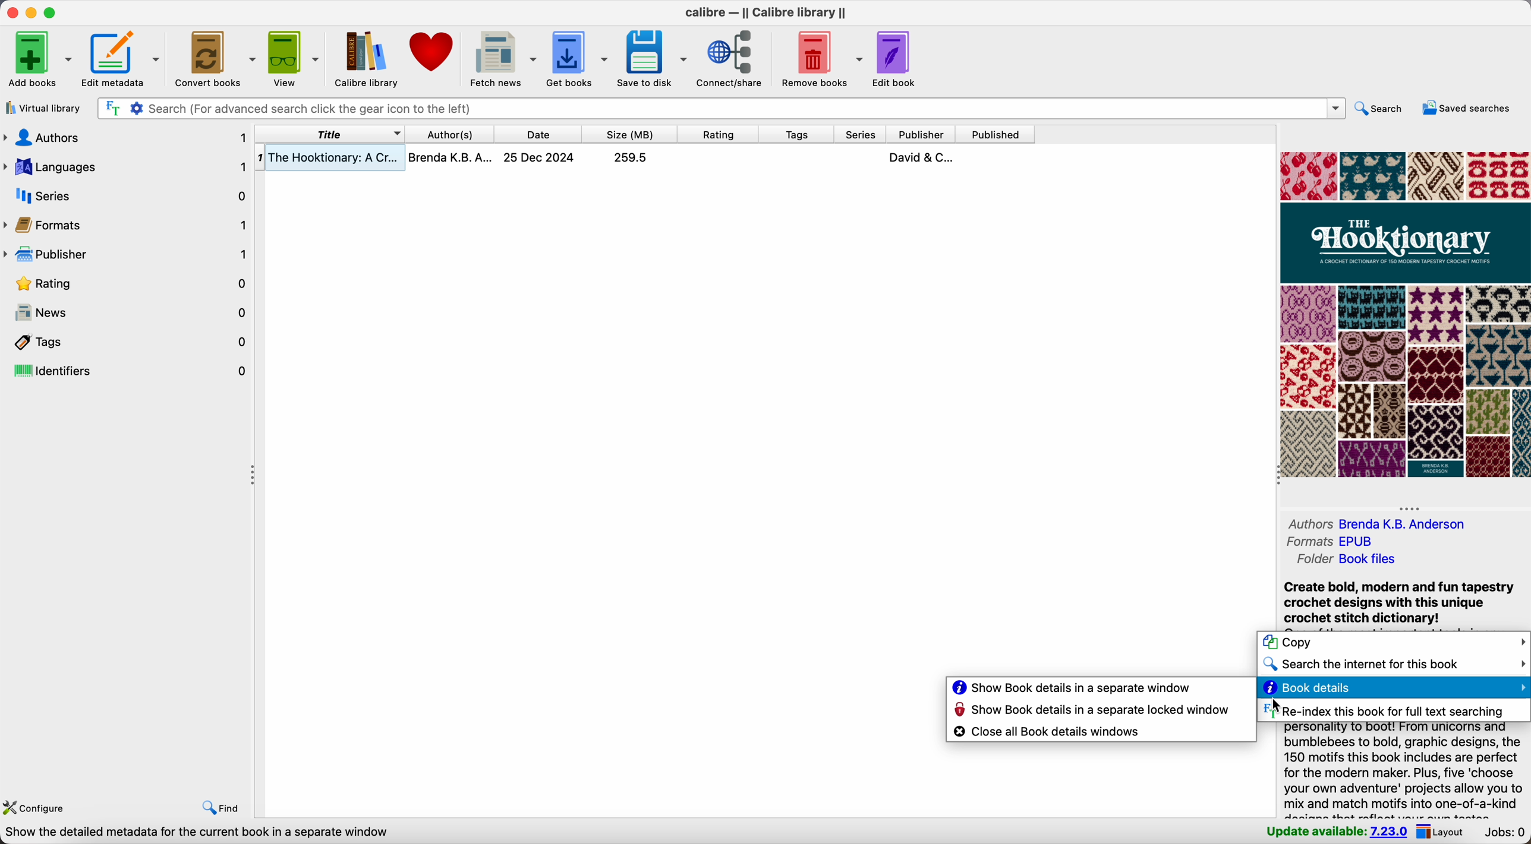  I want to click on rating, so click(718, 133).